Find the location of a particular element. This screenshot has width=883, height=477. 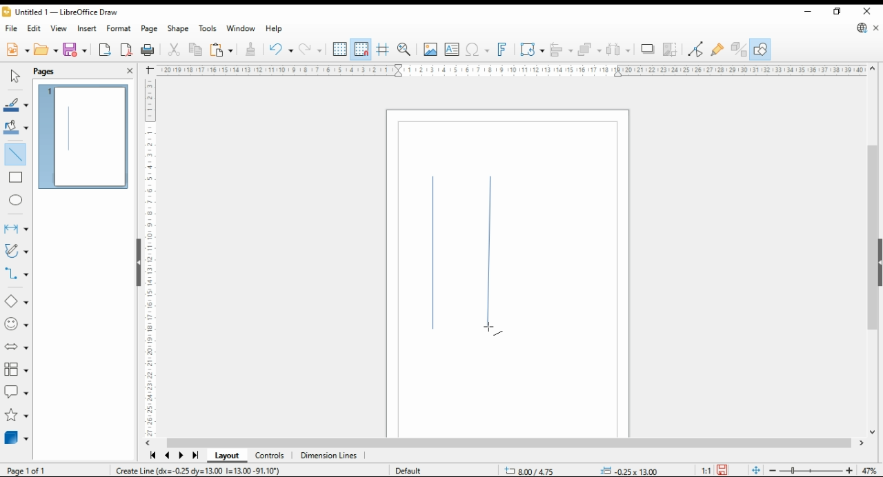

save is located at coordinates (722, 470).